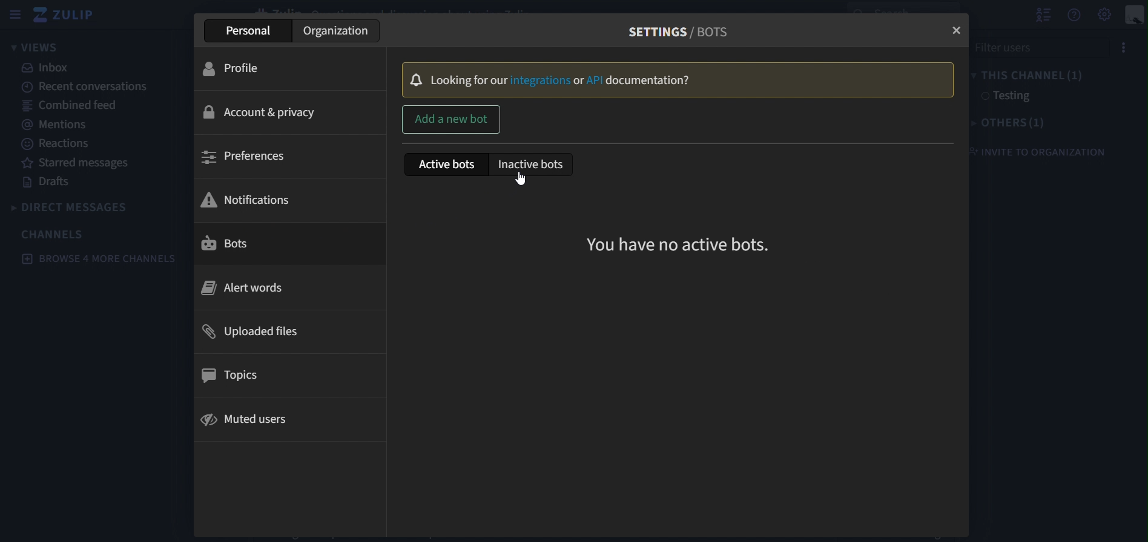 Image resolution: width=1148 pixels, height=542 pixels. I want to click on invite to organization, so click(1036, 151).